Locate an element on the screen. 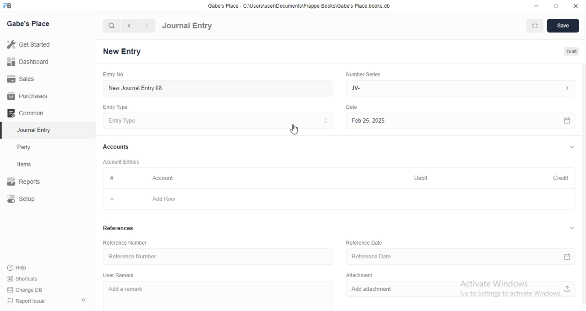 The image size is (586, 311). Setup is located at coordinates (31, 199).